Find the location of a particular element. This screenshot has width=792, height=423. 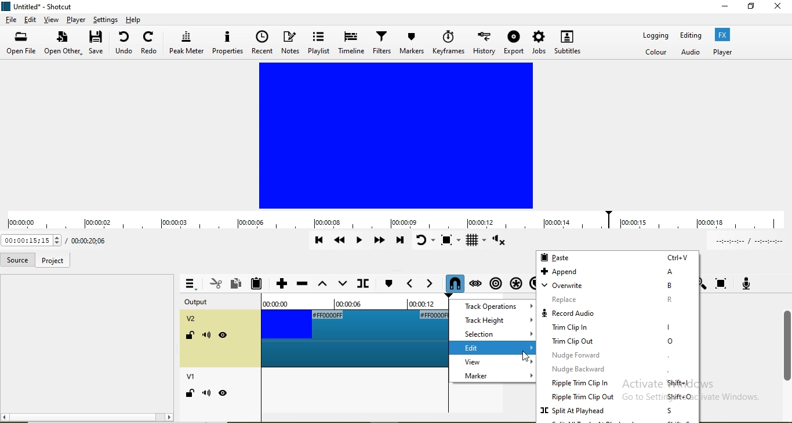

peak meter is located at coordinates (187, 43).